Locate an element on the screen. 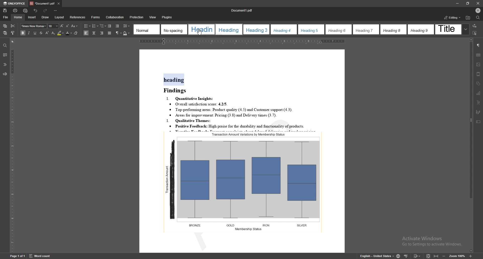 The image size is (483, 259). non printing characters is located at coordinates (119, 33).